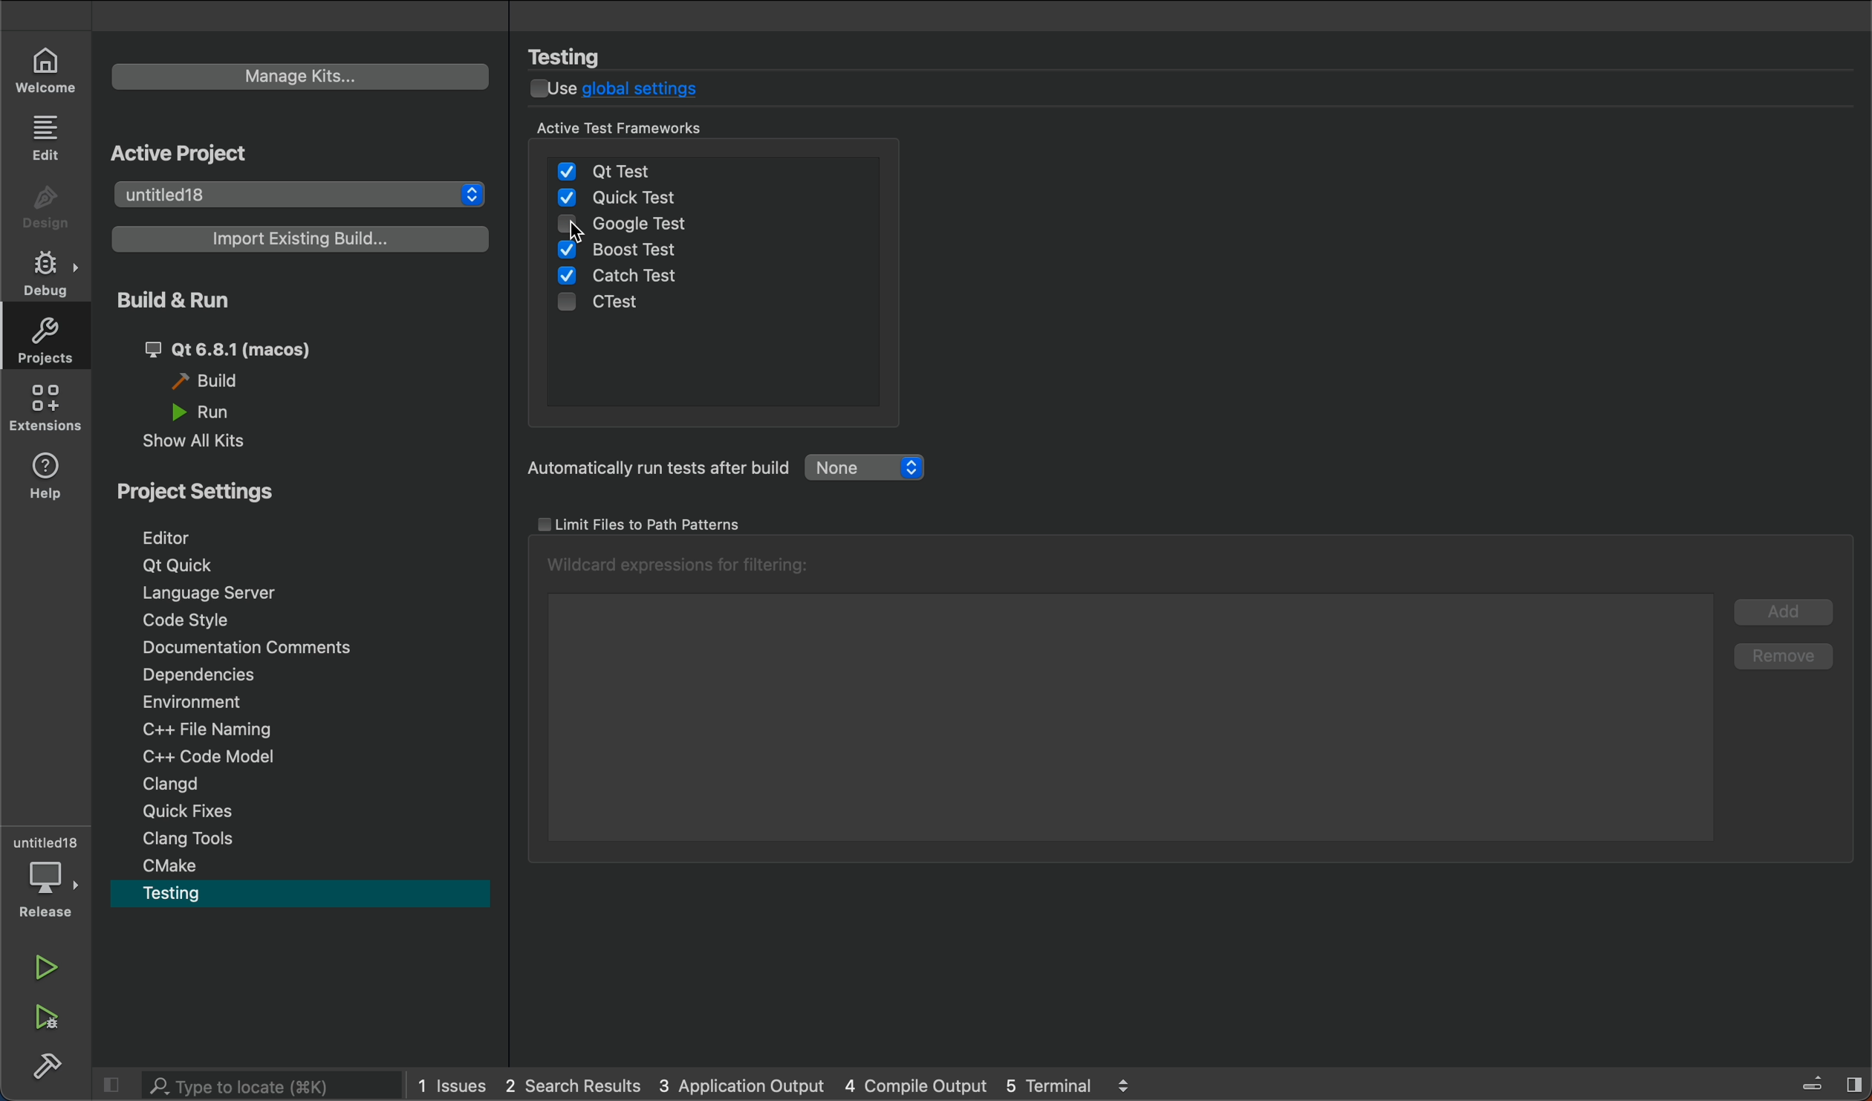  I want to click on google tests, so click(638, 221).